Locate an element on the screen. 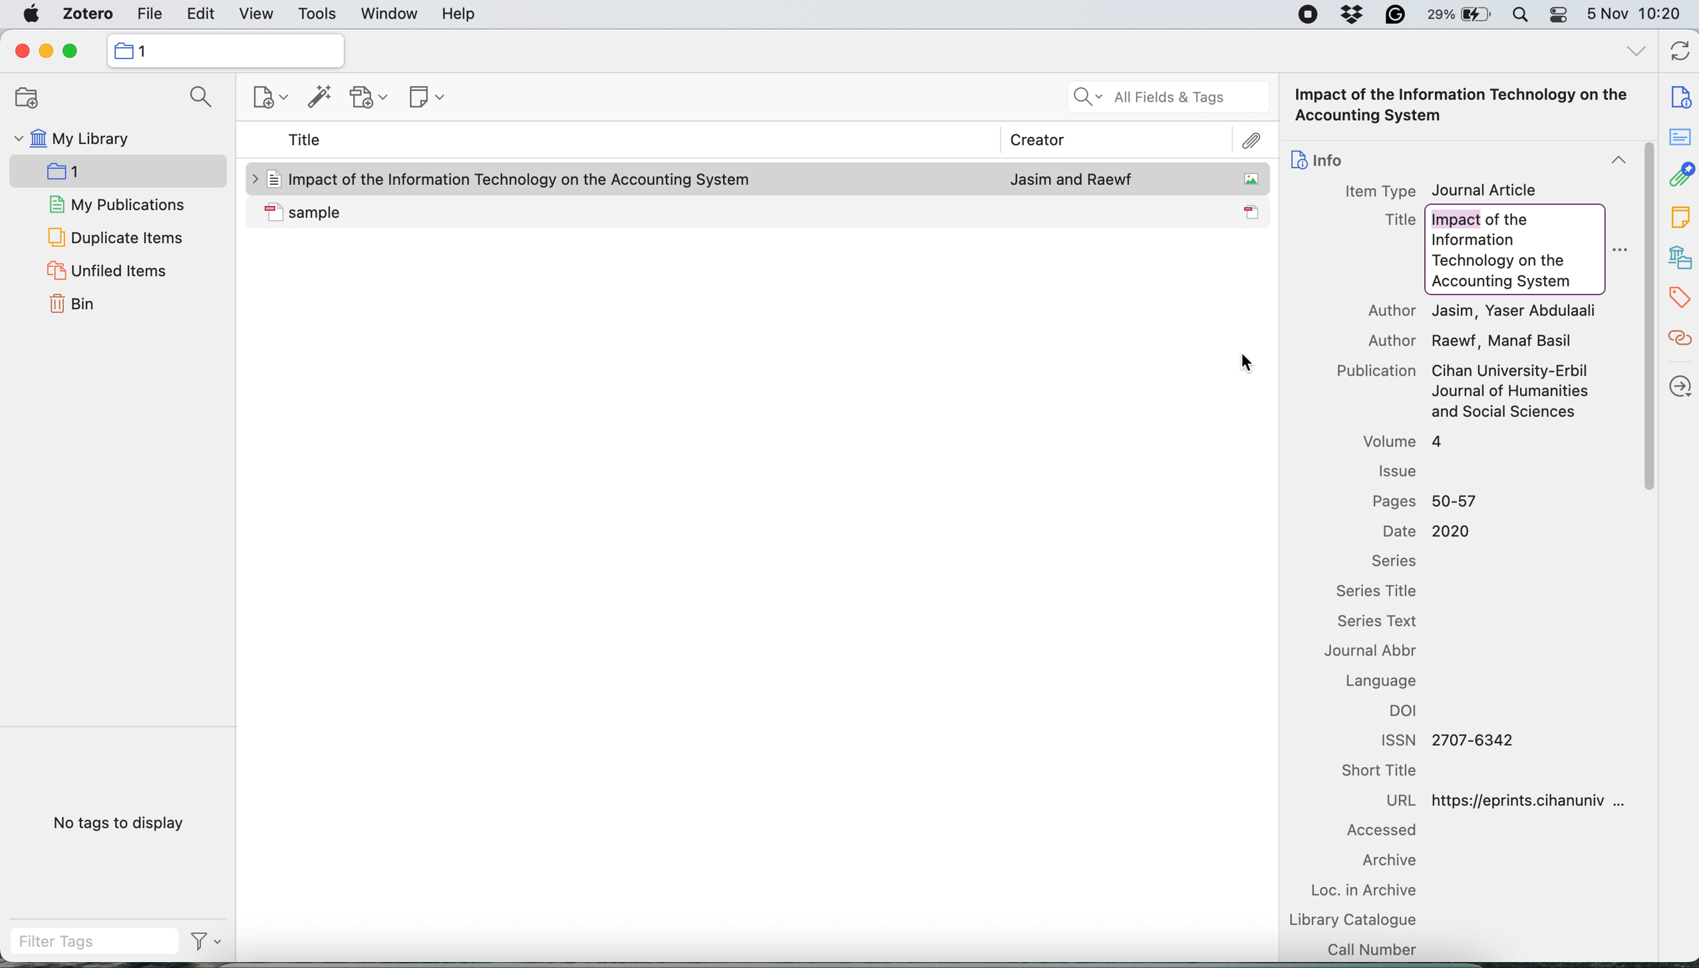 The image size is (1699, 968). of the is located at coordinates (1511, 218).